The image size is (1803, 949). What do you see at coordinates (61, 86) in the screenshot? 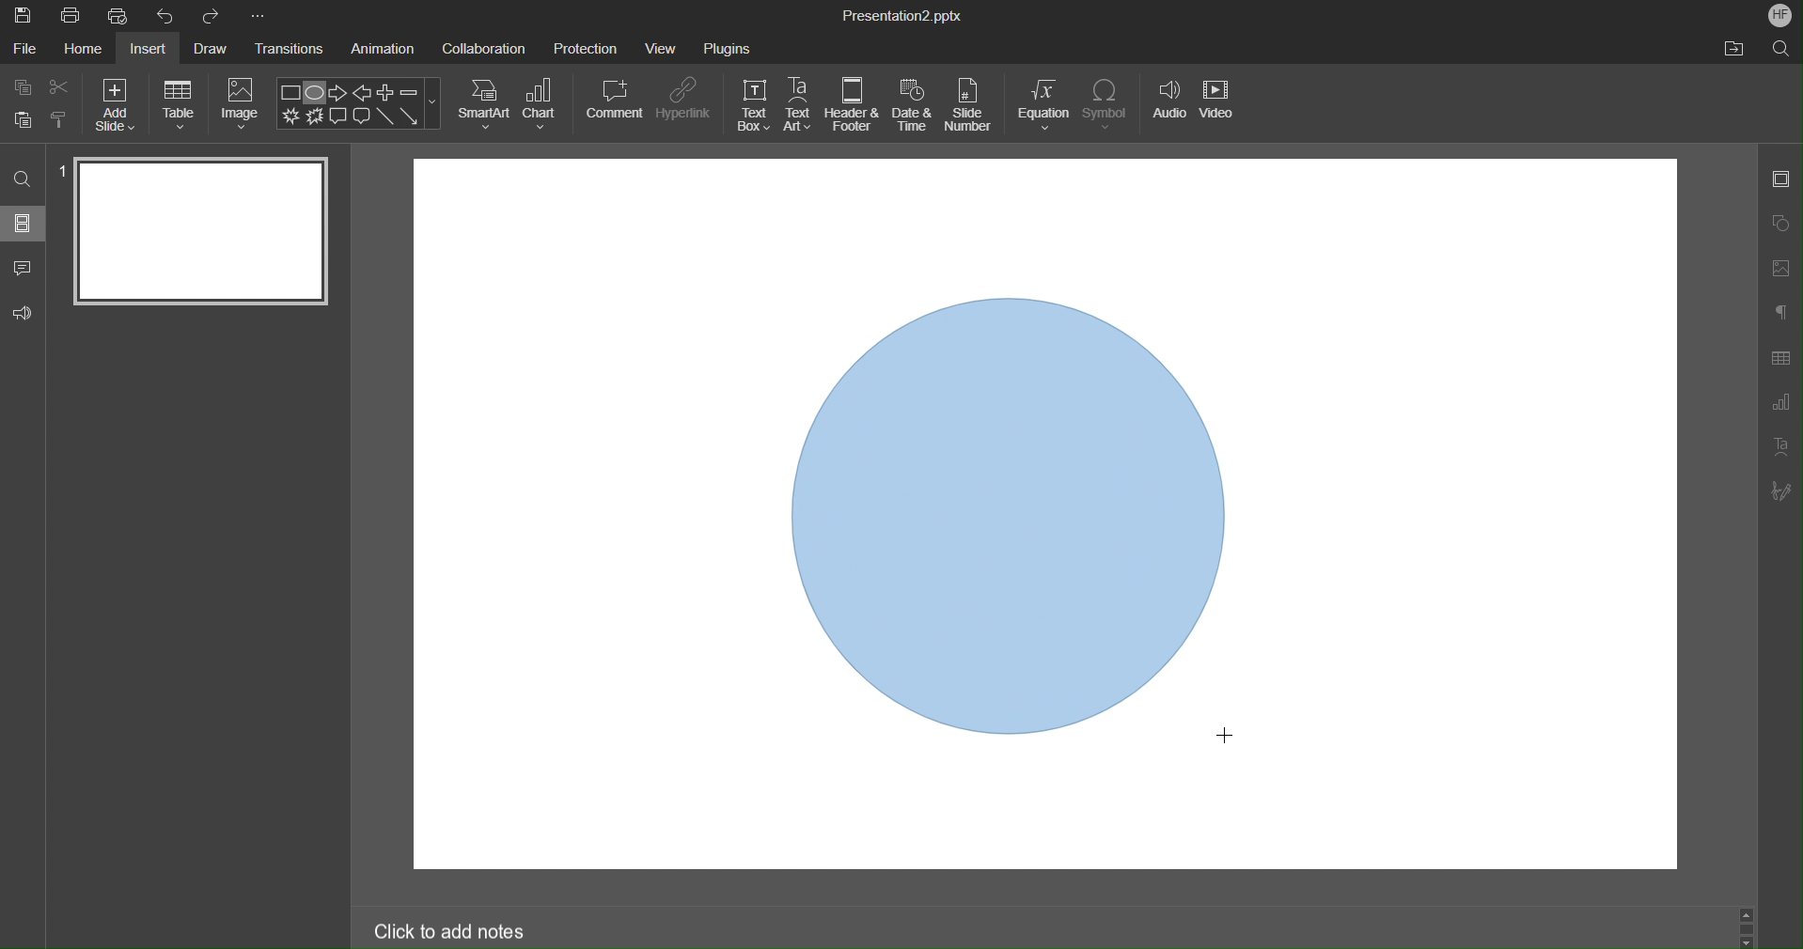
I see `Cut` at bounding box center [61, 86].